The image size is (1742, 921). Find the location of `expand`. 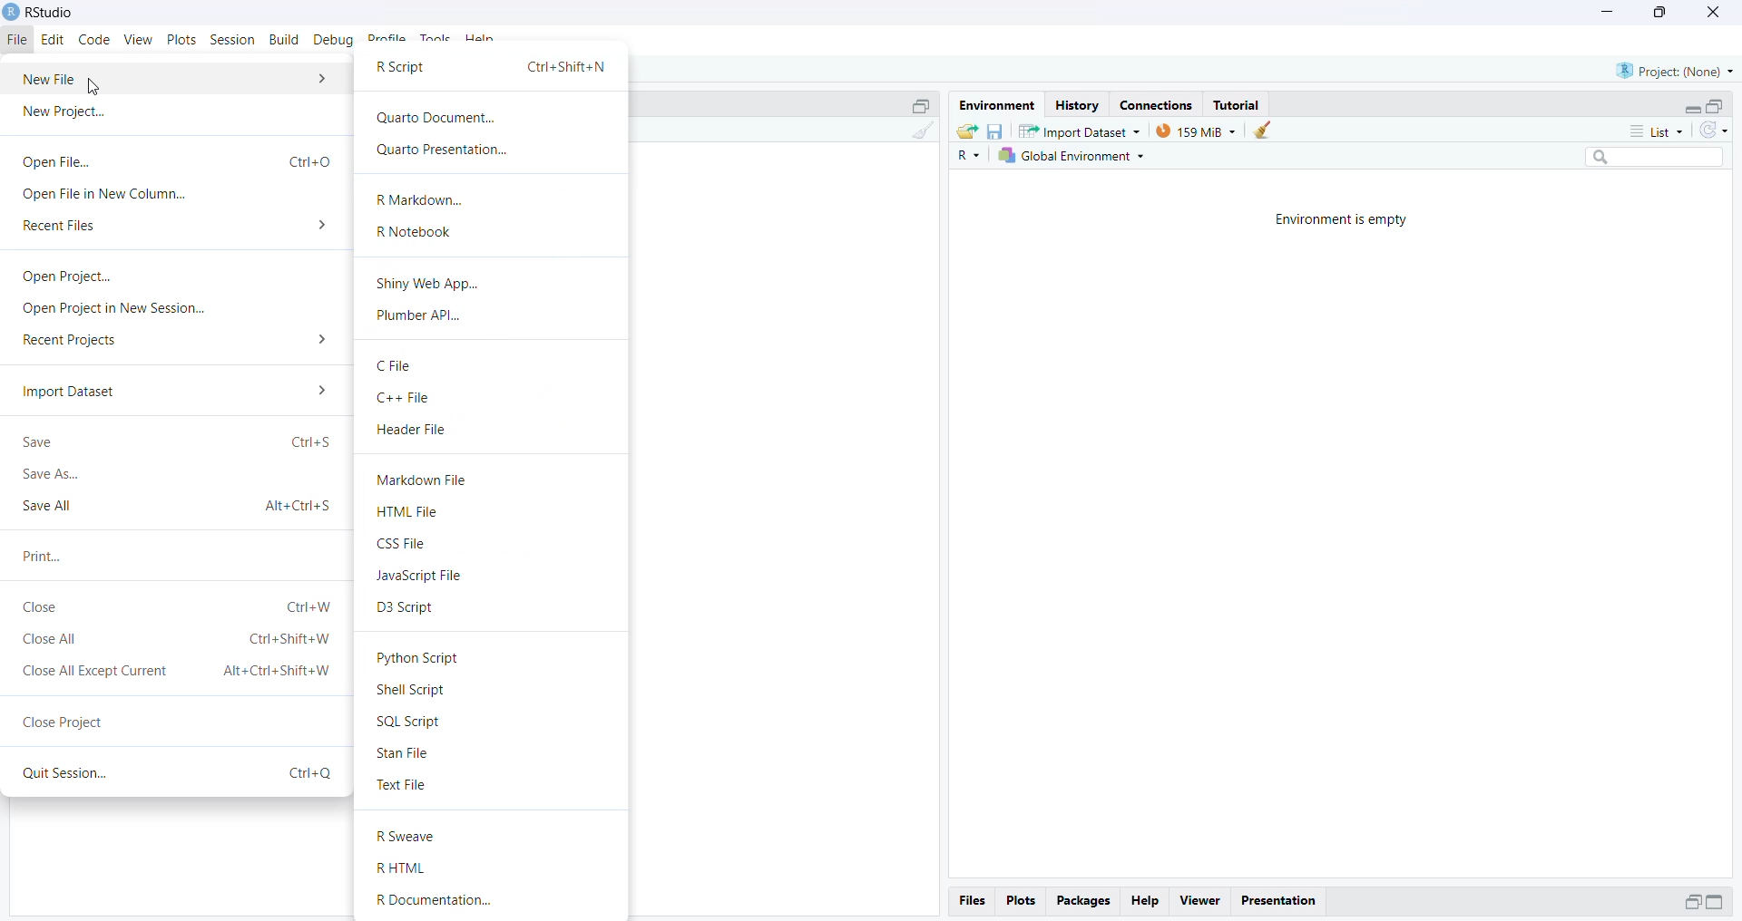

expand is located at coordinates (1692, 901).